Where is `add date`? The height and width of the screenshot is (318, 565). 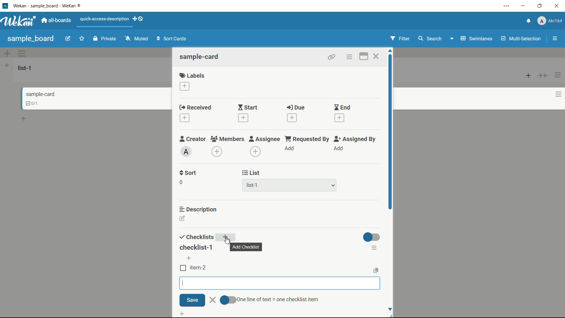
add date is located at coordinates (292, 118).